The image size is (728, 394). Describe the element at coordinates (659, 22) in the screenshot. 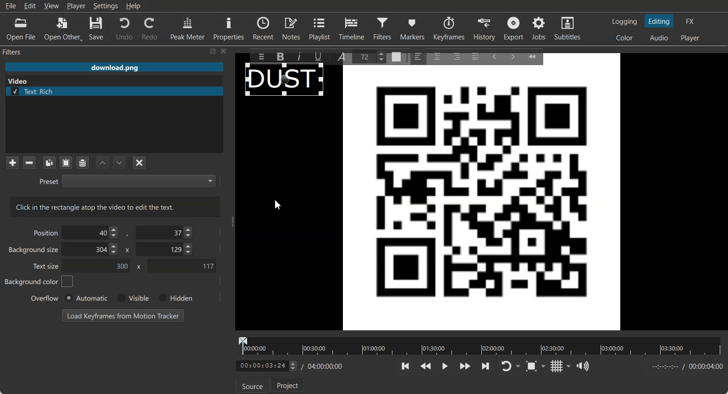

I see `Switching to the Editing layout` at that location.